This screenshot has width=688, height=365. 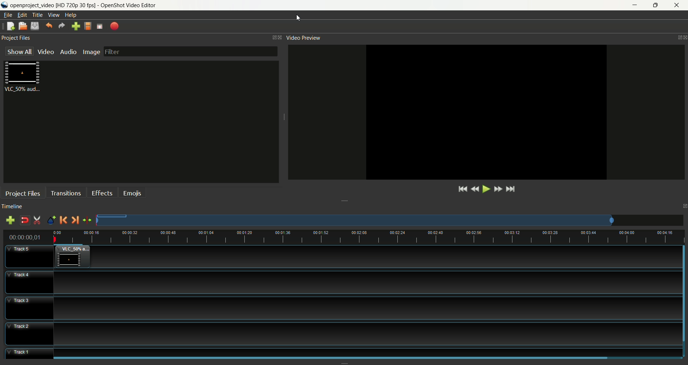 What do you see at coordinates (12, 207) in the screenshot?
I see `timeline` at bounding box center [12, 207].